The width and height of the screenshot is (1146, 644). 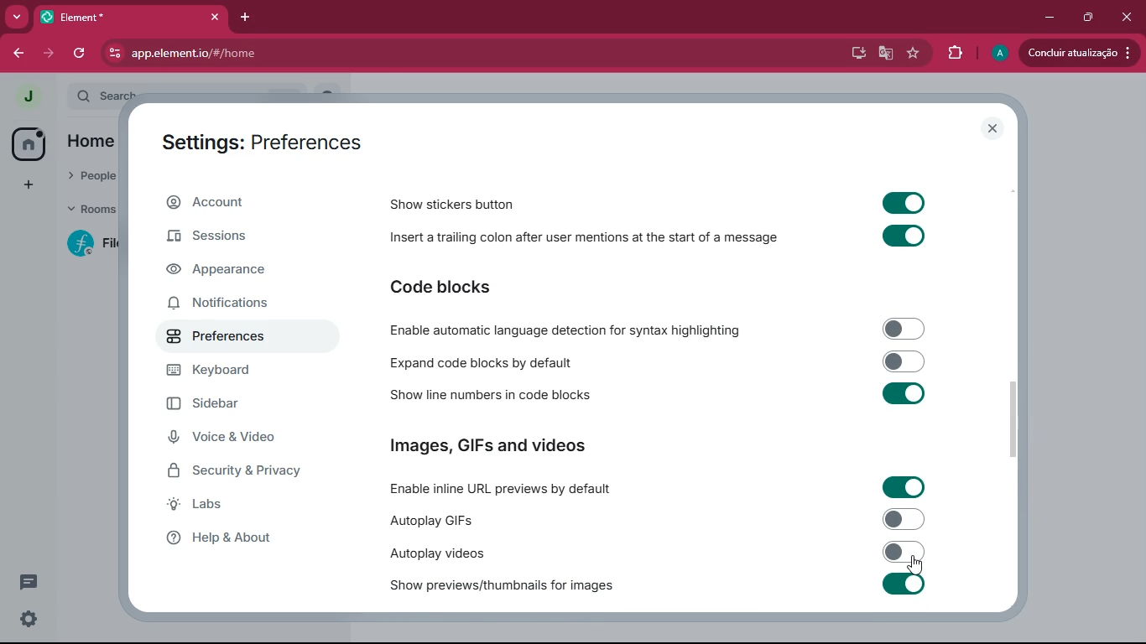 What do you see at coordinates (27, 619) in the screenshot?
I see `settings` at bounding box center [27, 619].